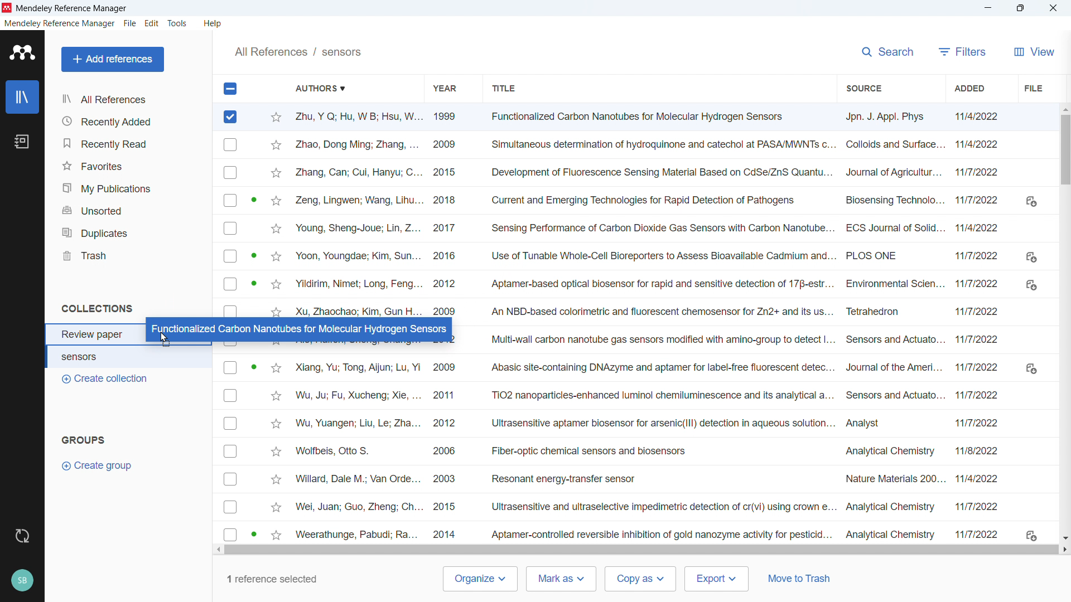 The image size is (1071, 602). I want to click on Reference being dragged , so click(297, 328).